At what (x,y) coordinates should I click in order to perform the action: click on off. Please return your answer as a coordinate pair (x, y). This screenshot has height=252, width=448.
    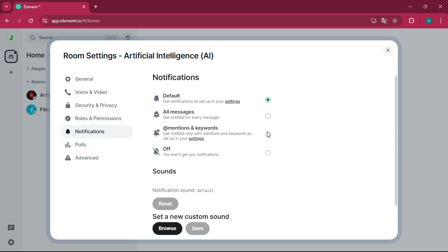
    Looking at the image, I should click on (200, 153).